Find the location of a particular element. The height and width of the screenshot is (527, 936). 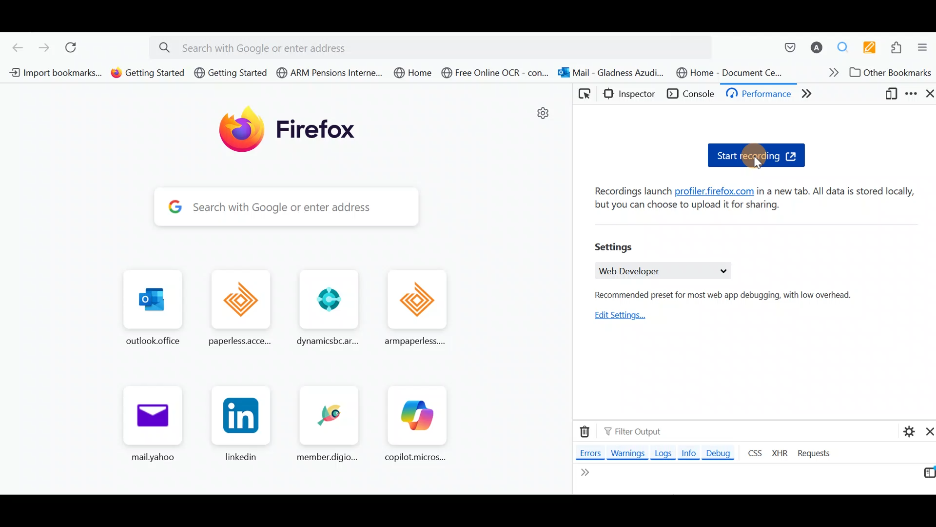

Customize developer tools & get help is located at coordinates (913, 95).